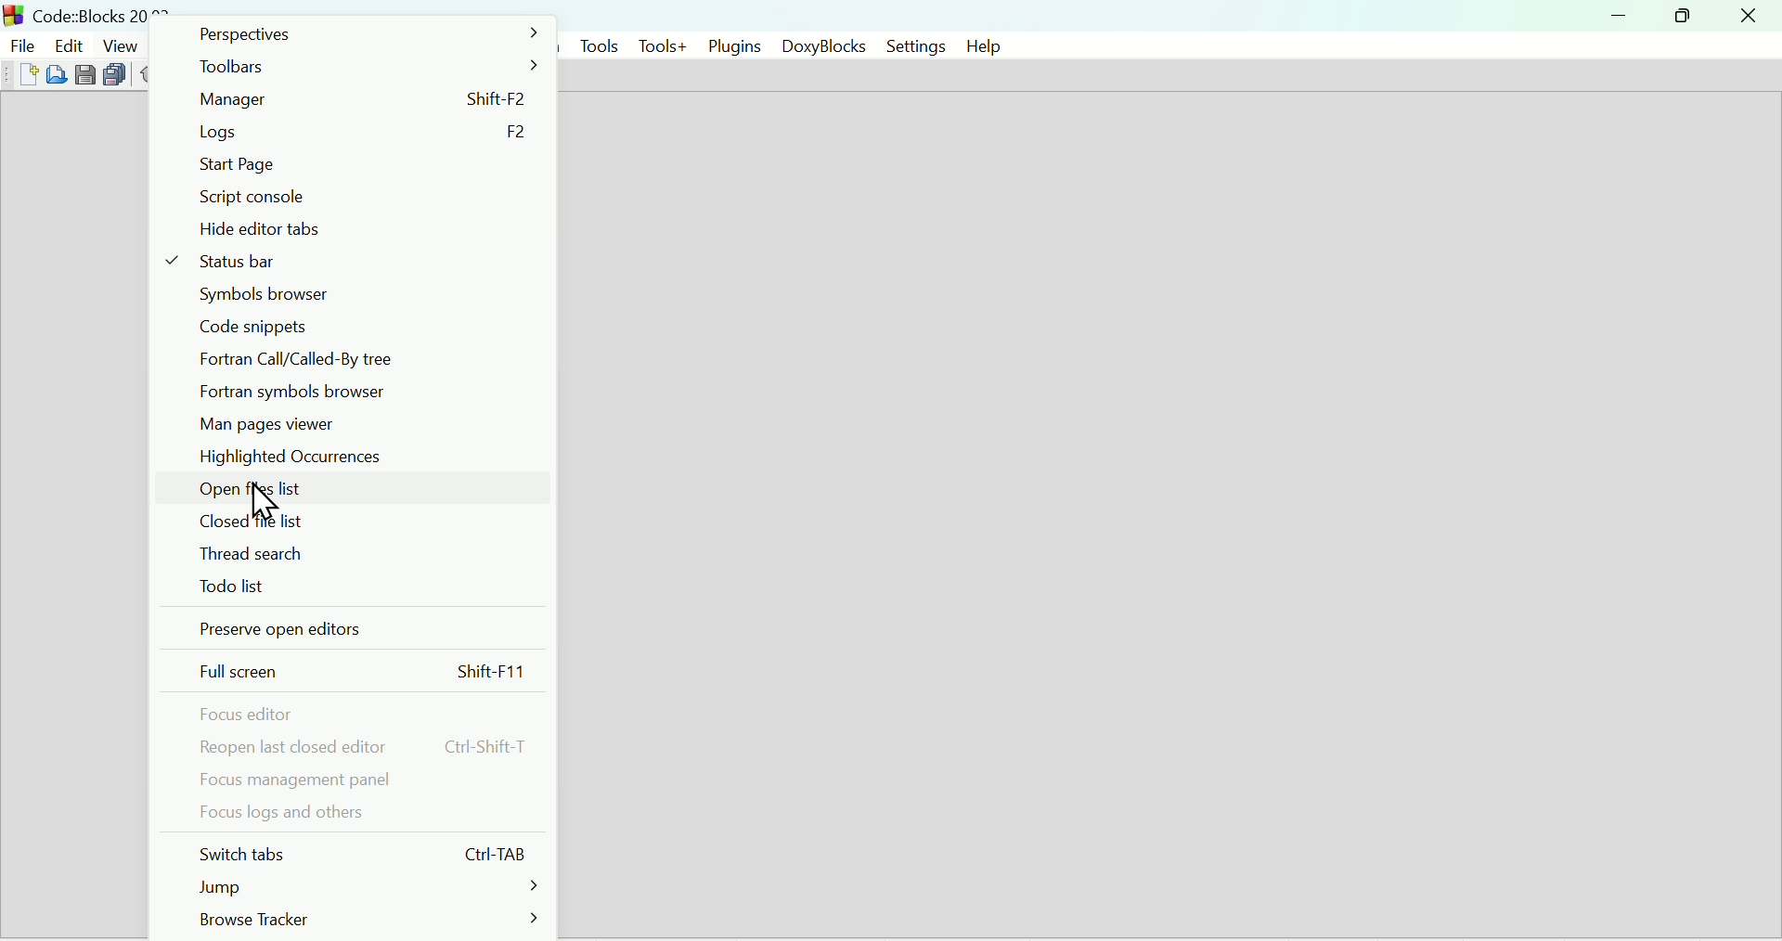 The image size is (1782, 941). Describe the element at coordinates (357, 391) in the screenshot. I see `Fortran symbols browser` at that location.